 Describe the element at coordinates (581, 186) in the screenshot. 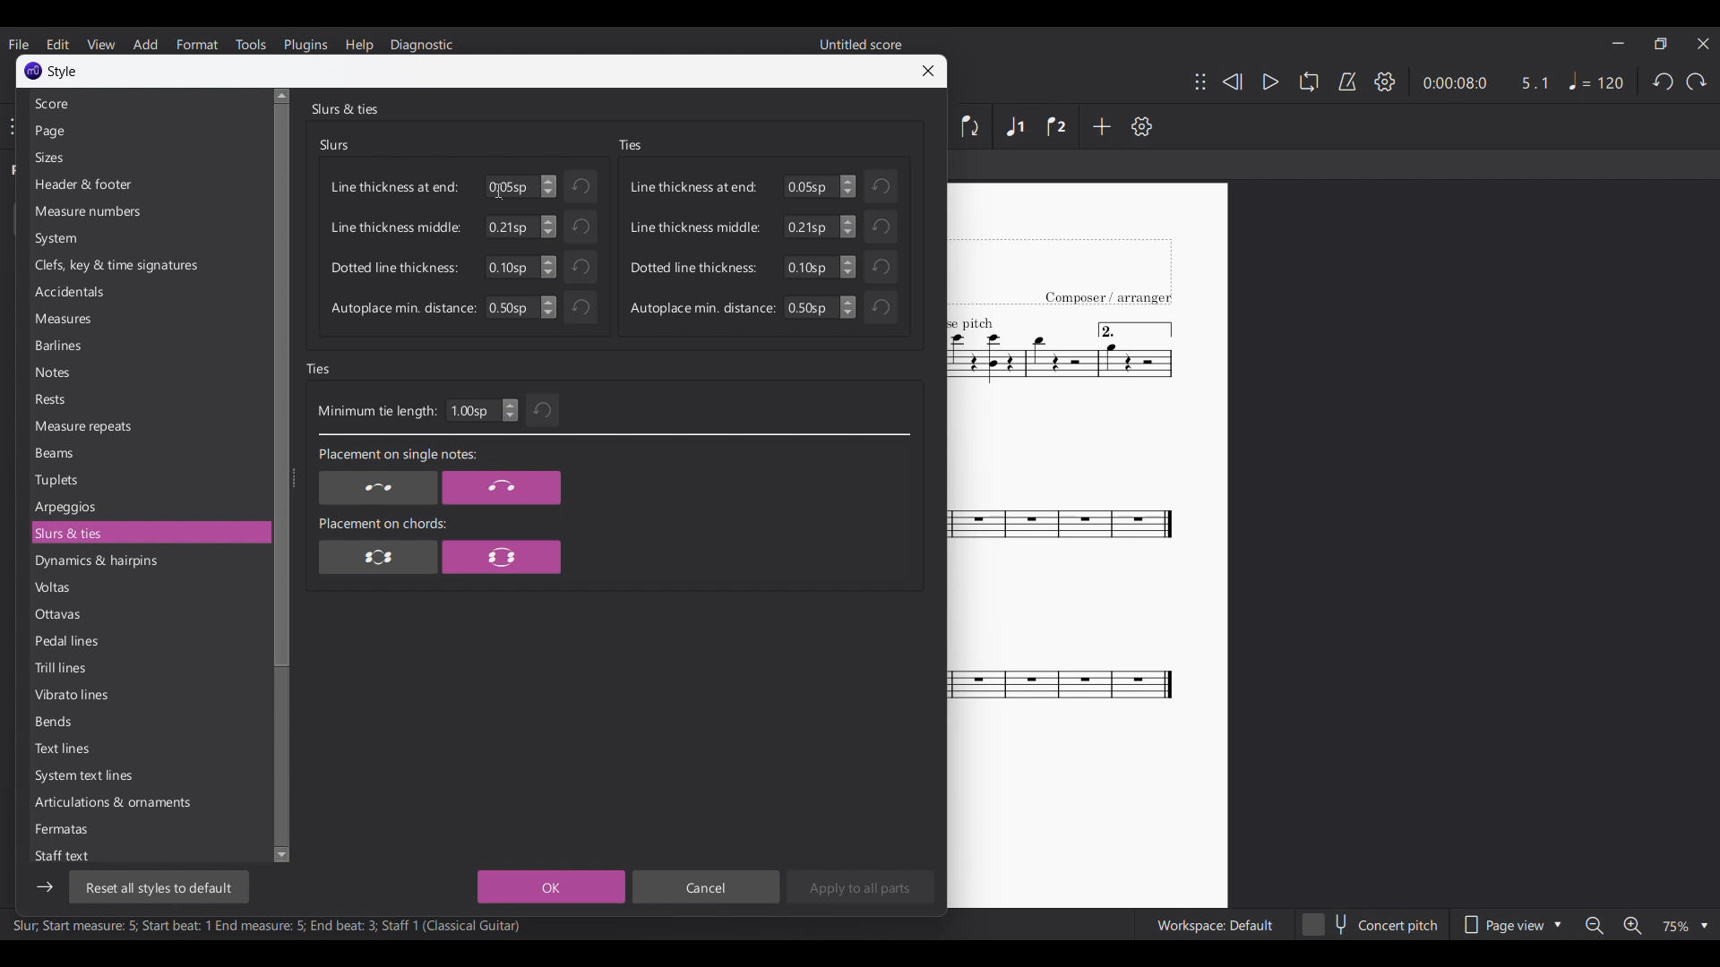

I see `Undo` at that location.